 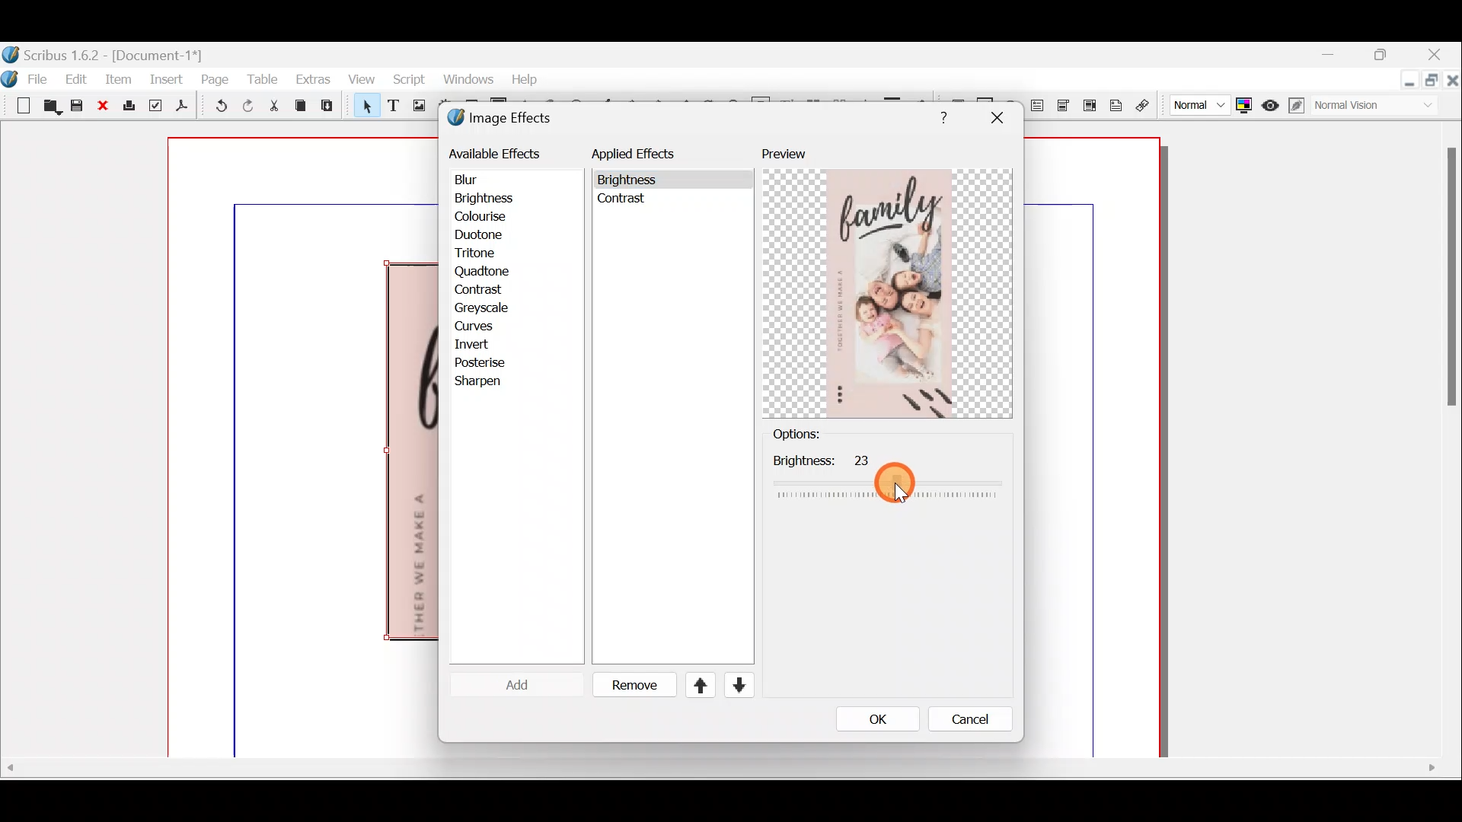 What do you see at coordinates (872, 718) in the screenshot?
I see `OK` at bounding box center [872, 718].